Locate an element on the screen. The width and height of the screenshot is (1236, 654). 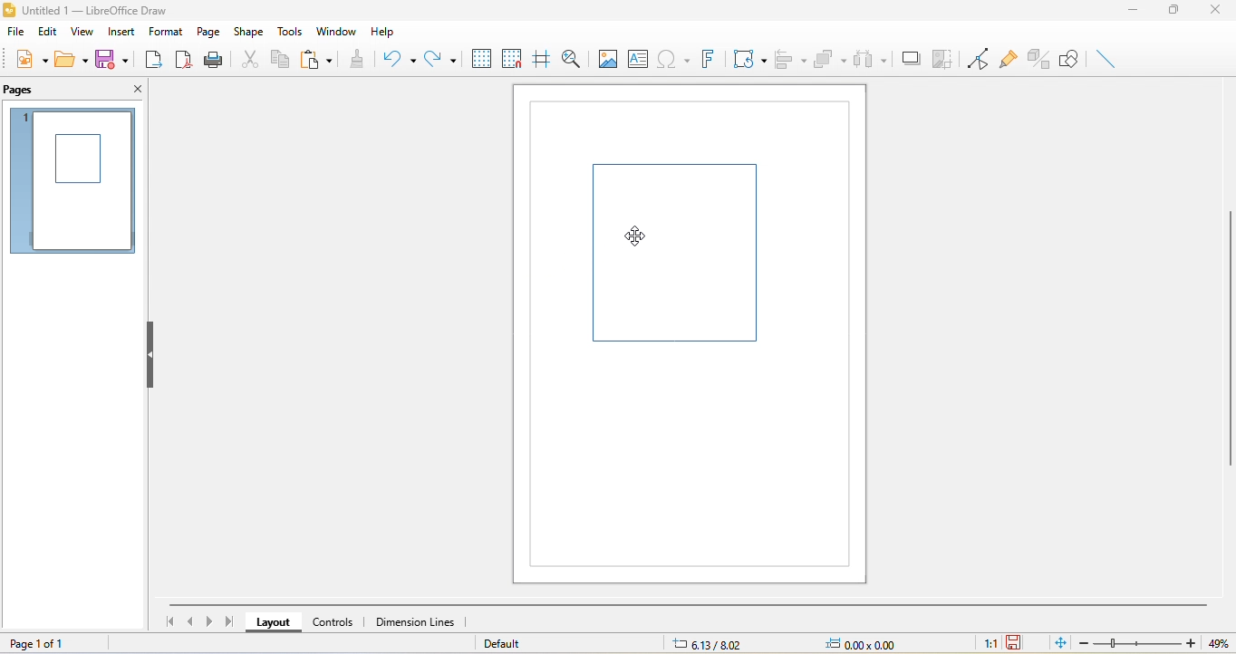
copy is located at coordinates (280, 58).